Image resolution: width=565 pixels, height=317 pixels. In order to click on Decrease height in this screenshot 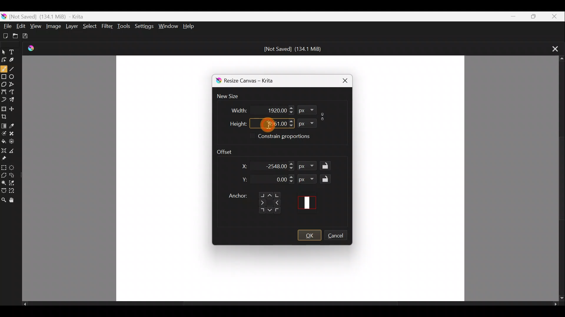, I will do `click(291, 126)`.